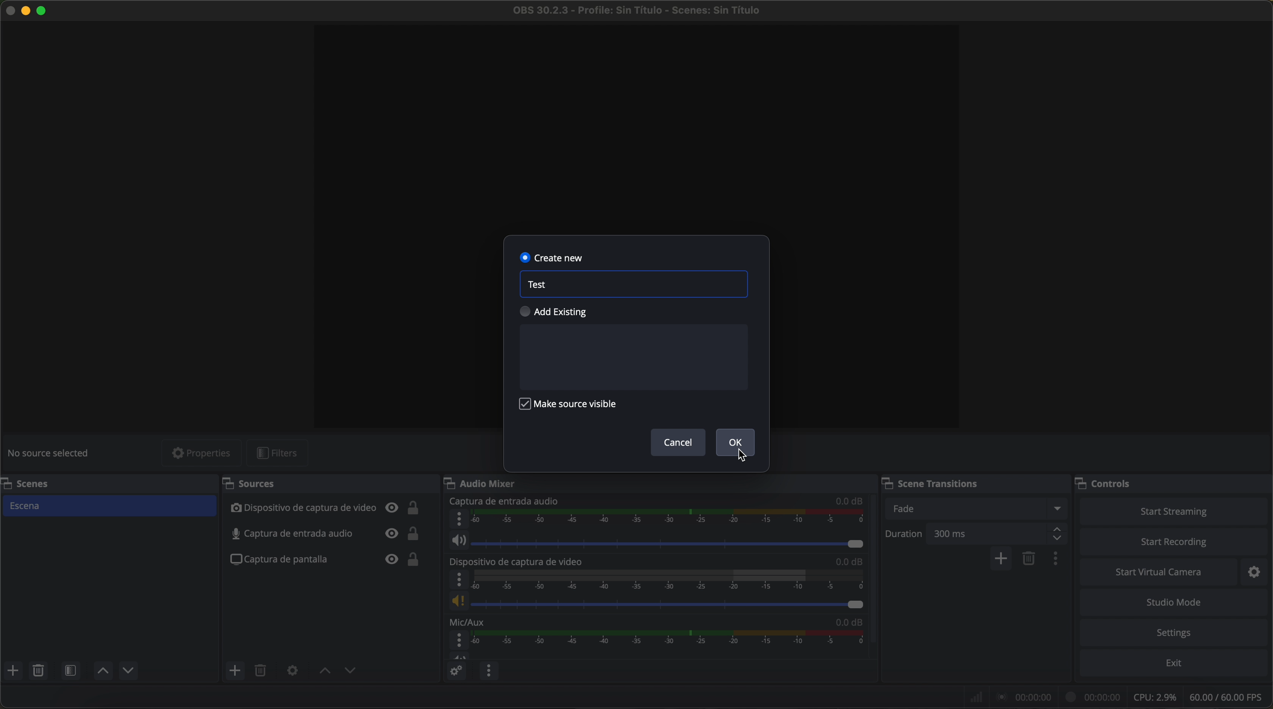  Describe the element at coordinates (669, 580) in the screenshot. I see `timeline` at that location.